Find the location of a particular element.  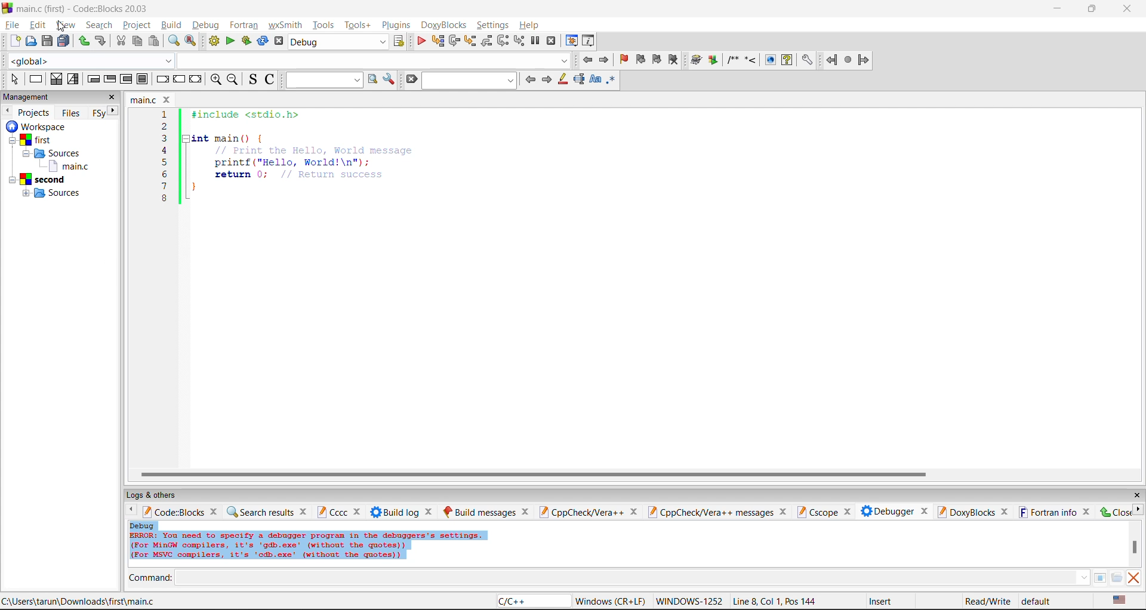

default is located at coordinates (1045, 600).